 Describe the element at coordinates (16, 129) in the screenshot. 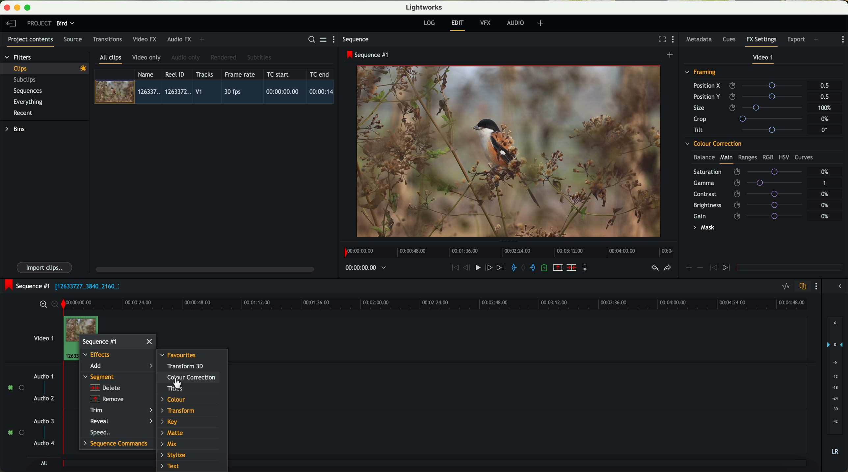

I see `bins` at that location.